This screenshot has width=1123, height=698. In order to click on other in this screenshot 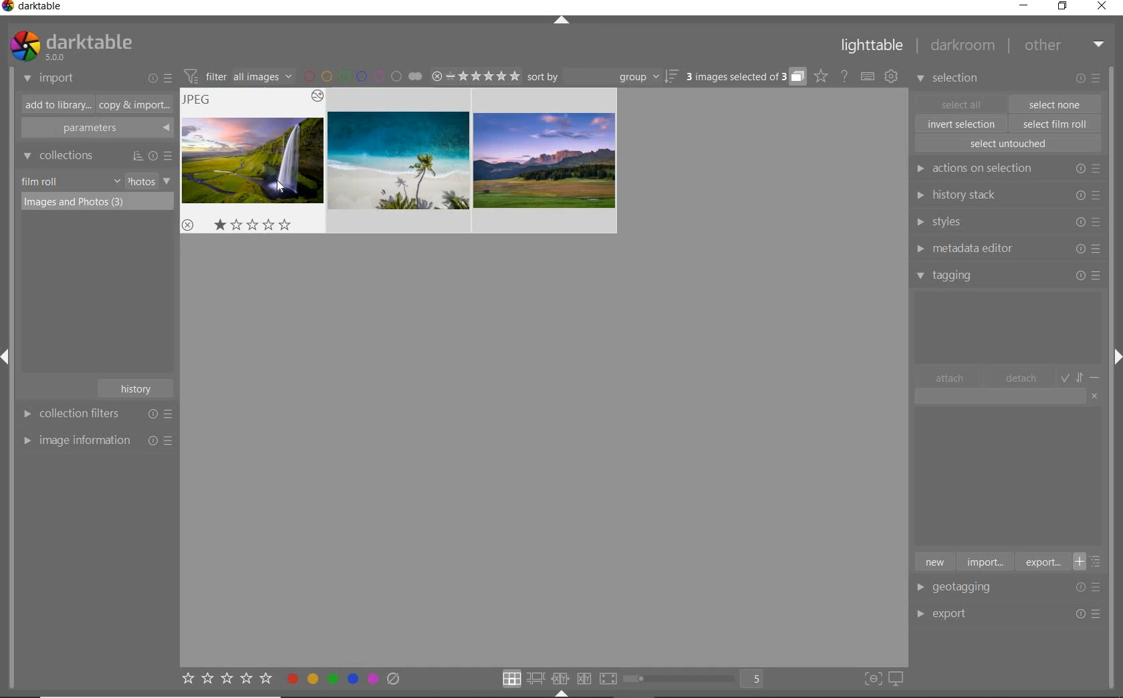, I will do `click(1064, 45)`.